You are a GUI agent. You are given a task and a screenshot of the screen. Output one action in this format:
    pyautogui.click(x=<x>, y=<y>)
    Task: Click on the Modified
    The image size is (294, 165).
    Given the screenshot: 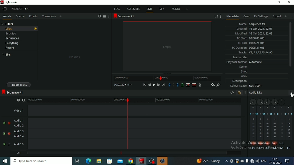 What is the action you would take?
    pyautogui.click(x=254, y=33)
    